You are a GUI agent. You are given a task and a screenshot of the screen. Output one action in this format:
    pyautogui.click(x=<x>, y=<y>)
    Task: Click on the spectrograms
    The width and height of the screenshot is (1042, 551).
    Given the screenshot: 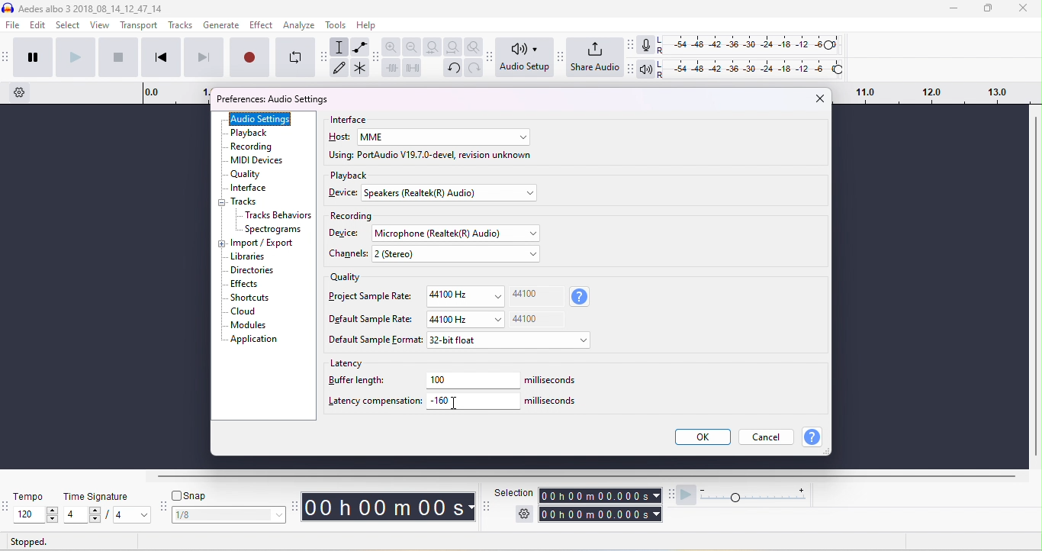 What is the action you would take?
    pyautogui.click(x=274, y=230)
    